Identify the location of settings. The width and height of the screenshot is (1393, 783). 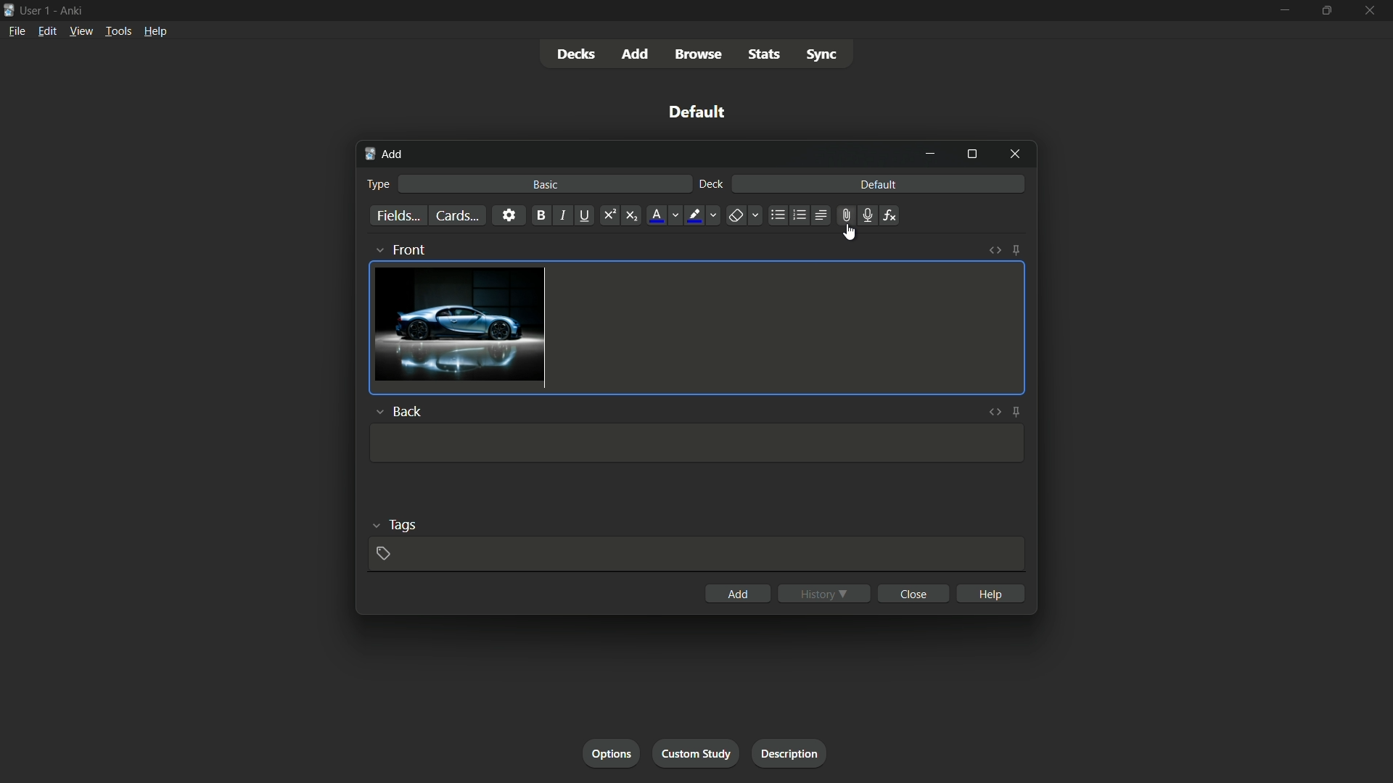
(510, 213).